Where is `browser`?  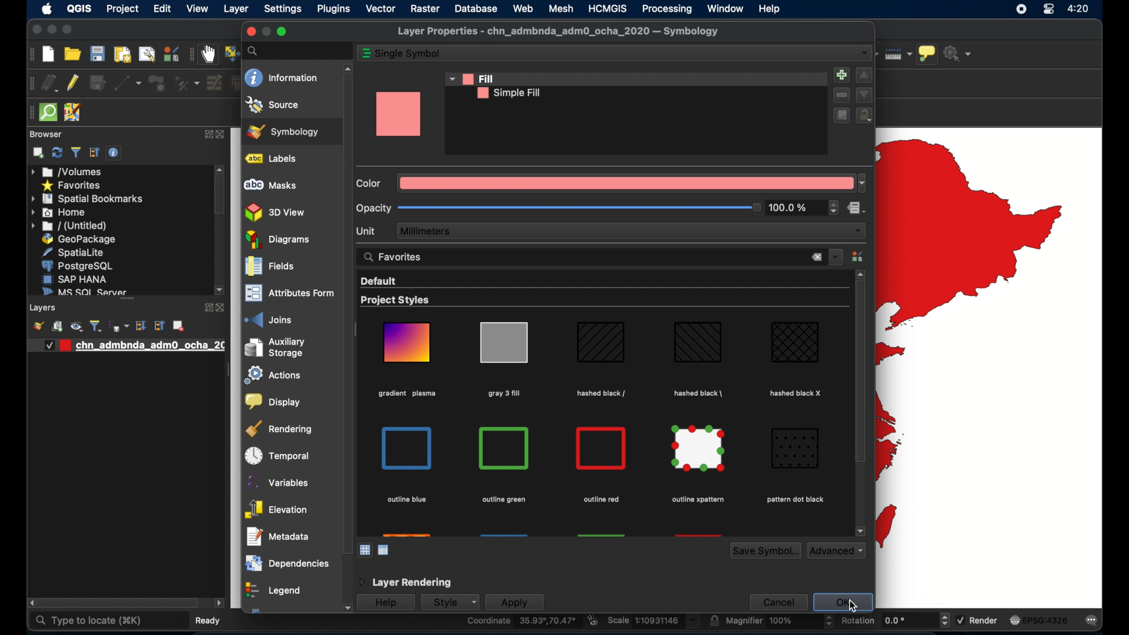 browser is located at coordinates (46, 134).